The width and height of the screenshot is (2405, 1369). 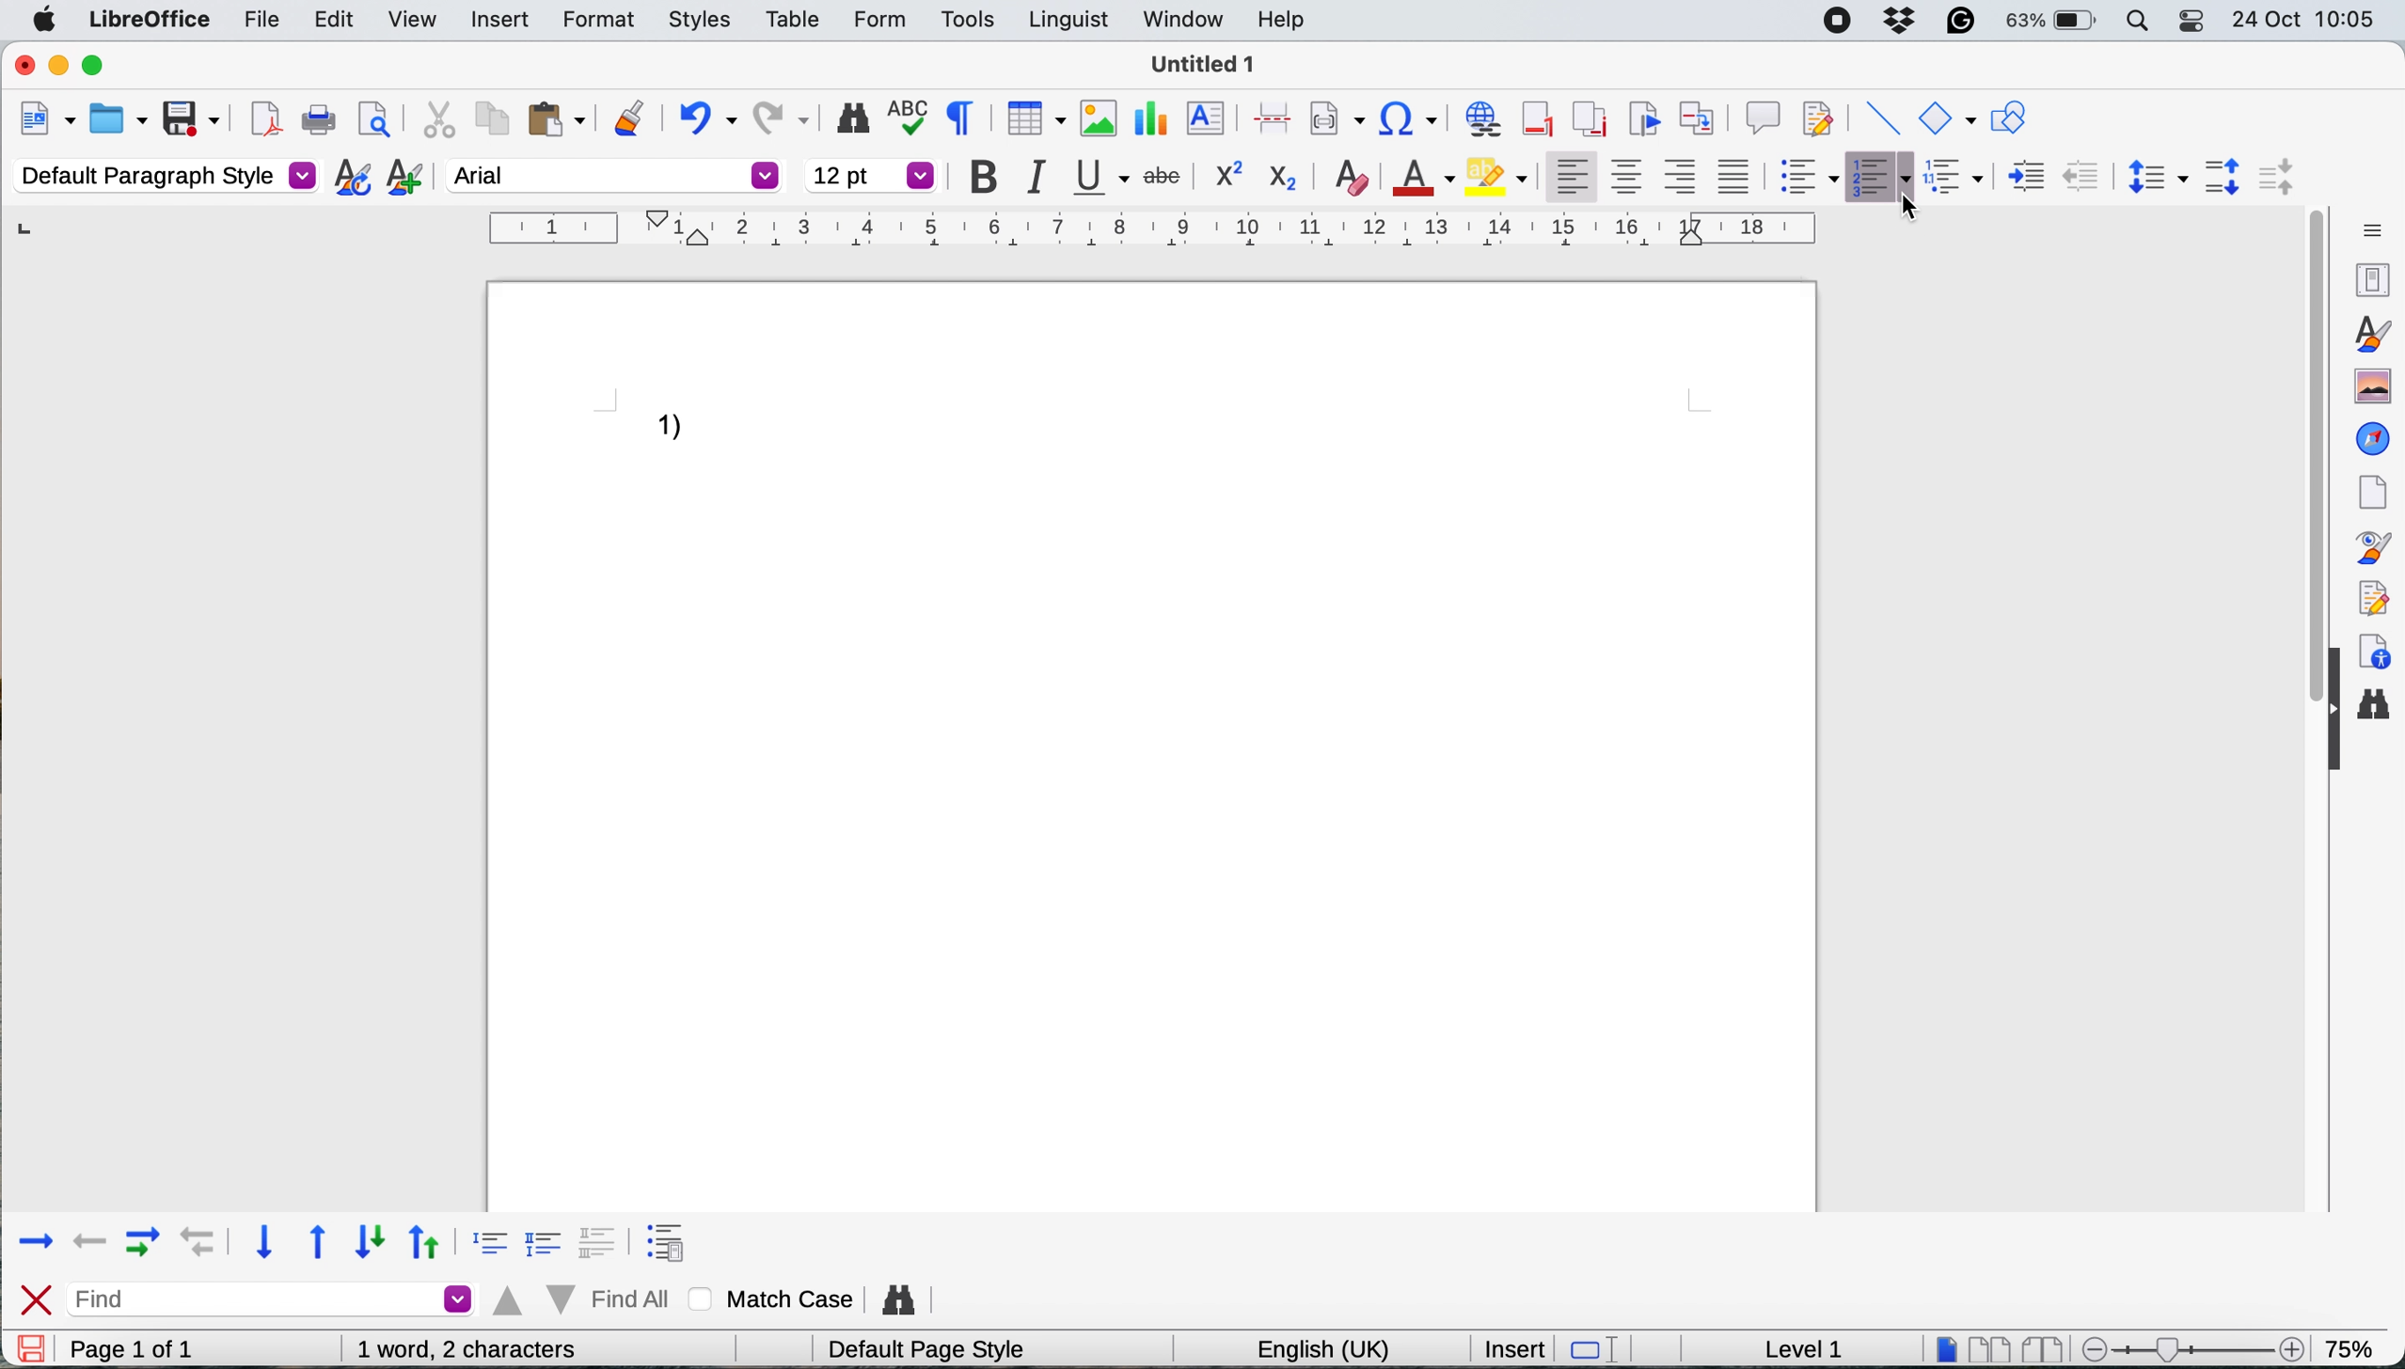 What do you see at coordinates (1281, 177) in the screenshot?
I see `subscript` at bounding box center [1281, 177].